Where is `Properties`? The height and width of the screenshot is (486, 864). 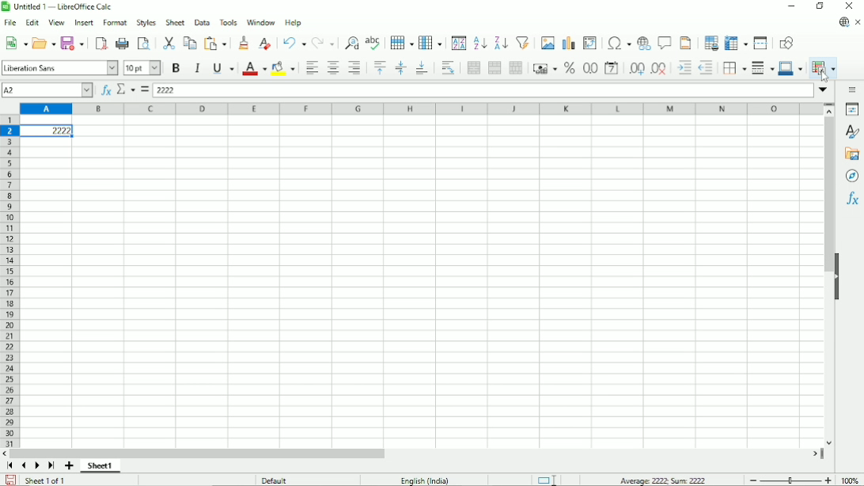
Properties is located at coordinates (852, 109).